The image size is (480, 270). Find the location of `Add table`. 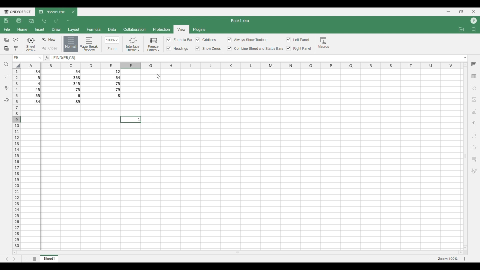

Add table is located at coordinates (474, 76).